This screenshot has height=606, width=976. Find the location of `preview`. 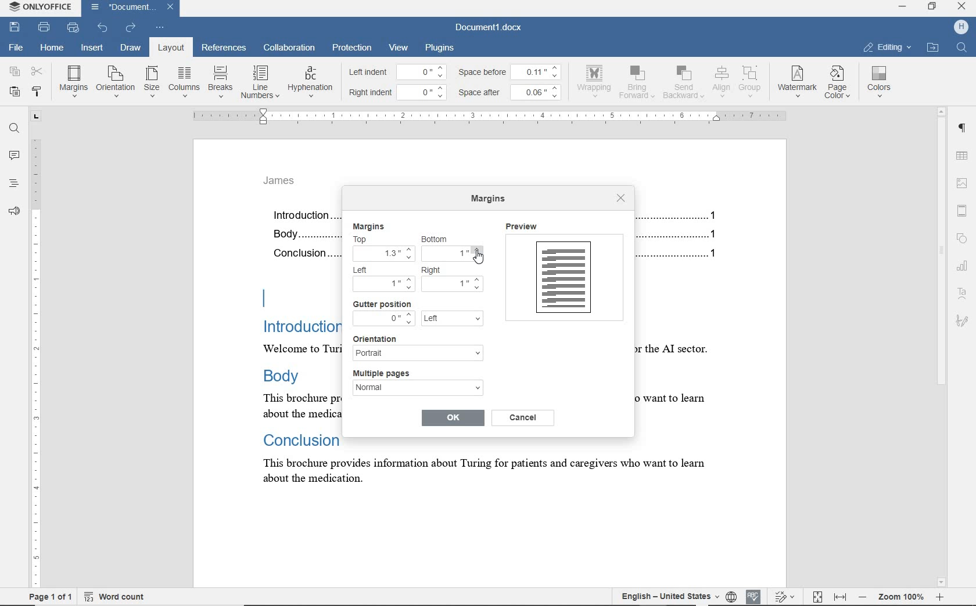

preview is located at coordinates (564, 275).